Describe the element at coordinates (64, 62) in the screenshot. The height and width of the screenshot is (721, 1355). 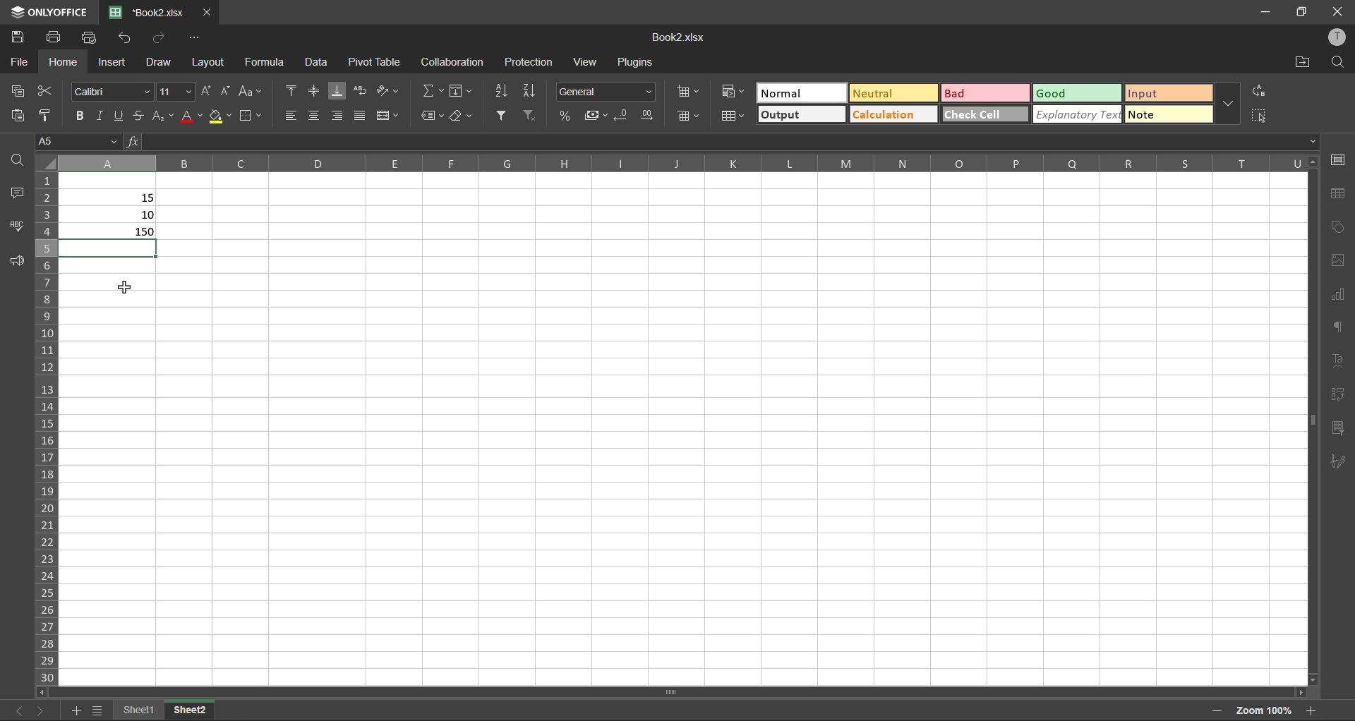
I see `home` at that location.